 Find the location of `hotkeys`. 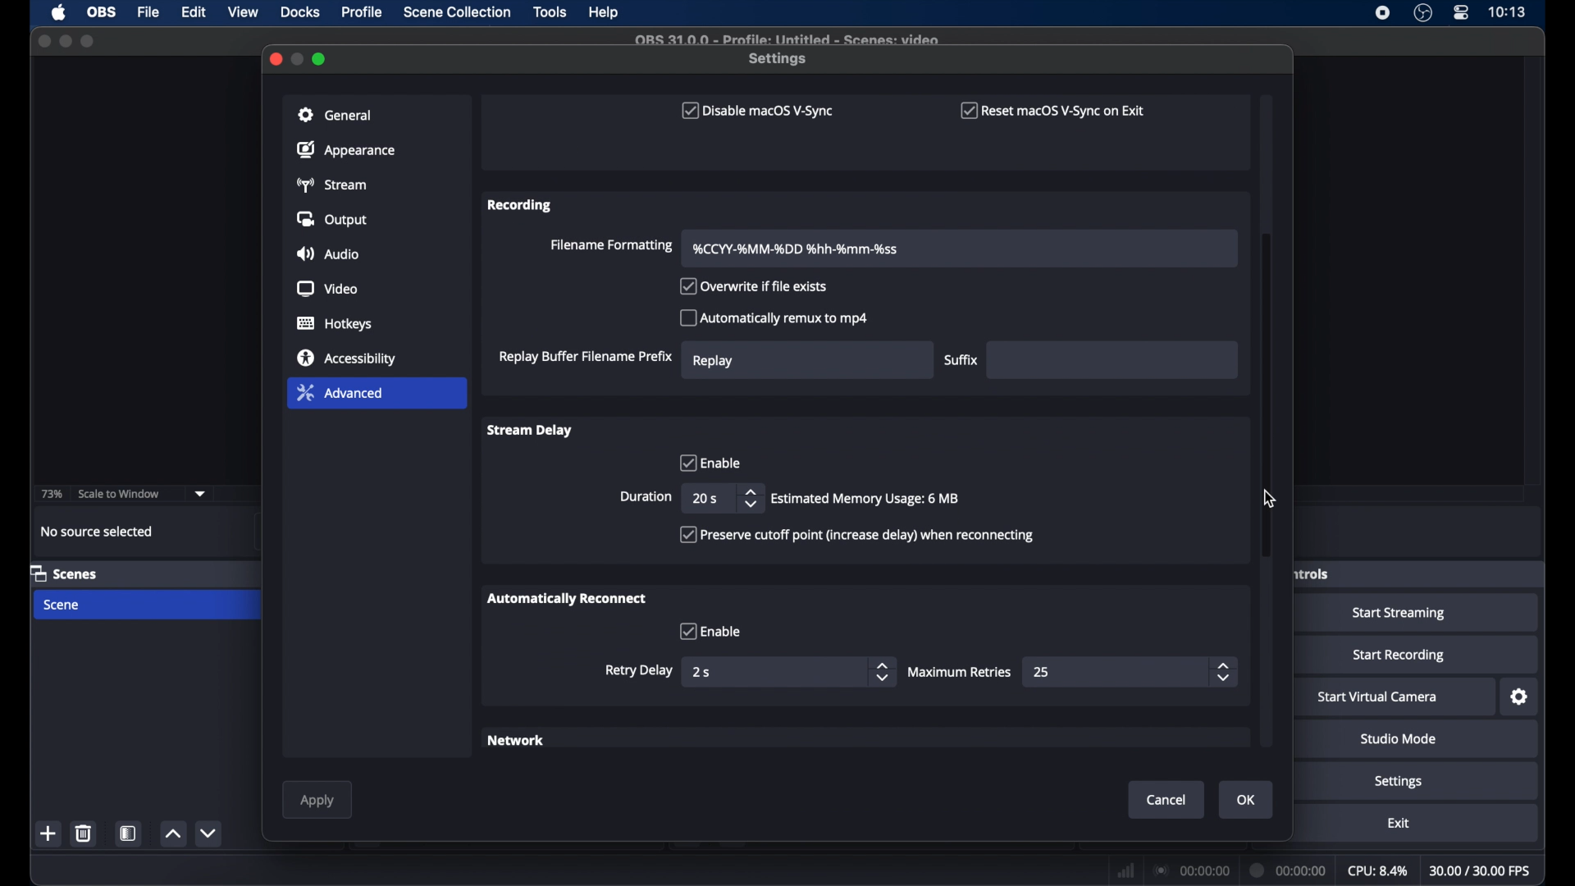

hotkeys is located at coordinates (336, 324).